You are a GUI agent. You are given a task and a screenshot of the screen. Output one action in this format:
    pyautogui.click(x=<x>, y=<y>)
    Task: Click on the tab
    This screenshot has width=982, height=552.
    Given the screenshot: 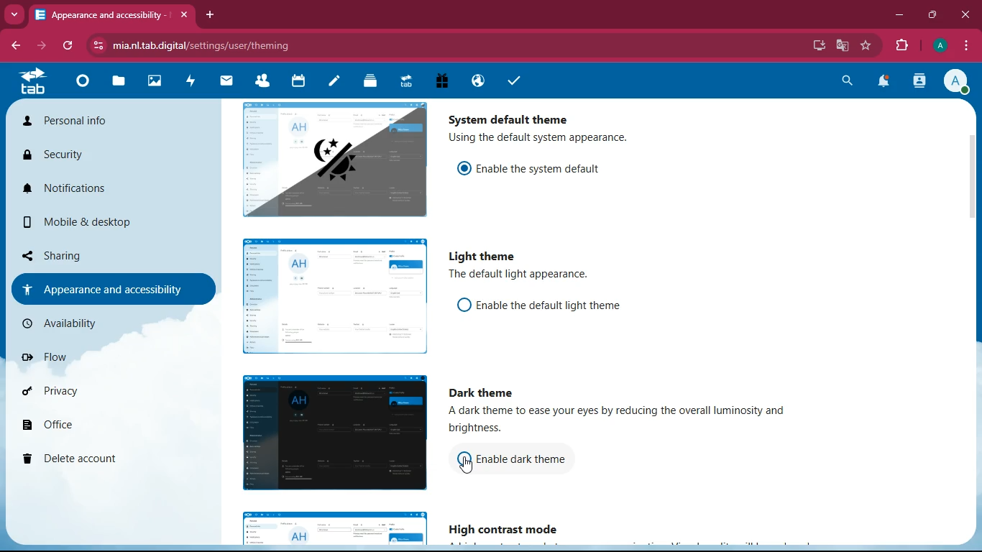 What is the action you would take?
    pyautogui.click(x=405, y=80)
    